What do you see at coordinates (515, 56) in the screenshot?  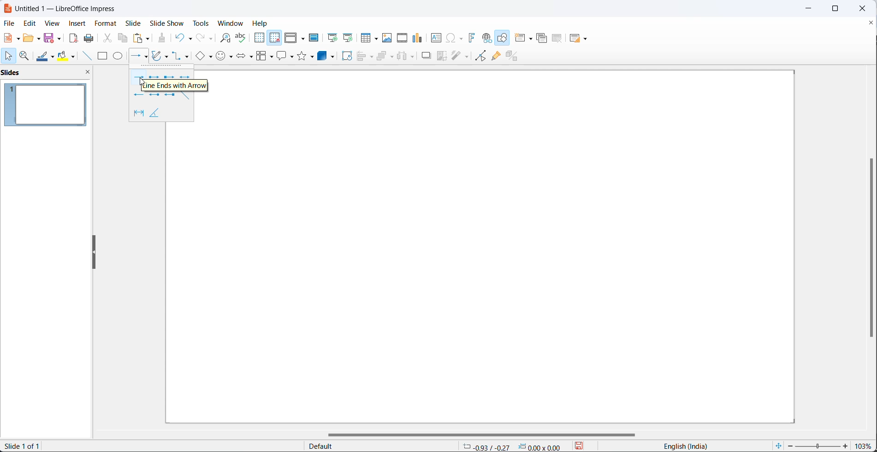 I see `toggle extrusion` at bounding box center [515, 56].